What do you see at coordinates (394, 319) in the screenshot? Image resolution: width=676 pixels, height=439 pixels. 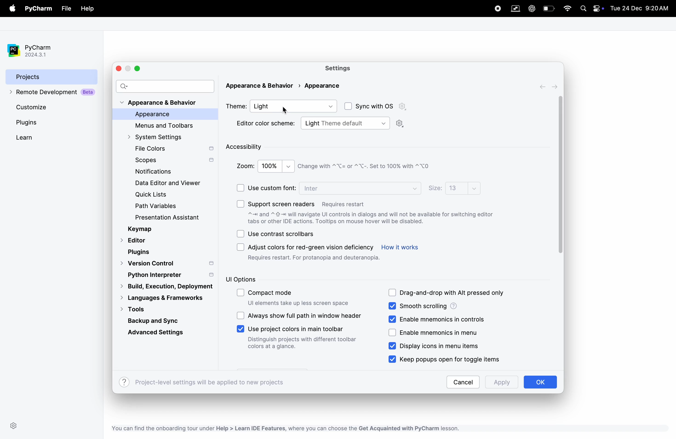 I see `checkbox` at bounding box center [394, 319].